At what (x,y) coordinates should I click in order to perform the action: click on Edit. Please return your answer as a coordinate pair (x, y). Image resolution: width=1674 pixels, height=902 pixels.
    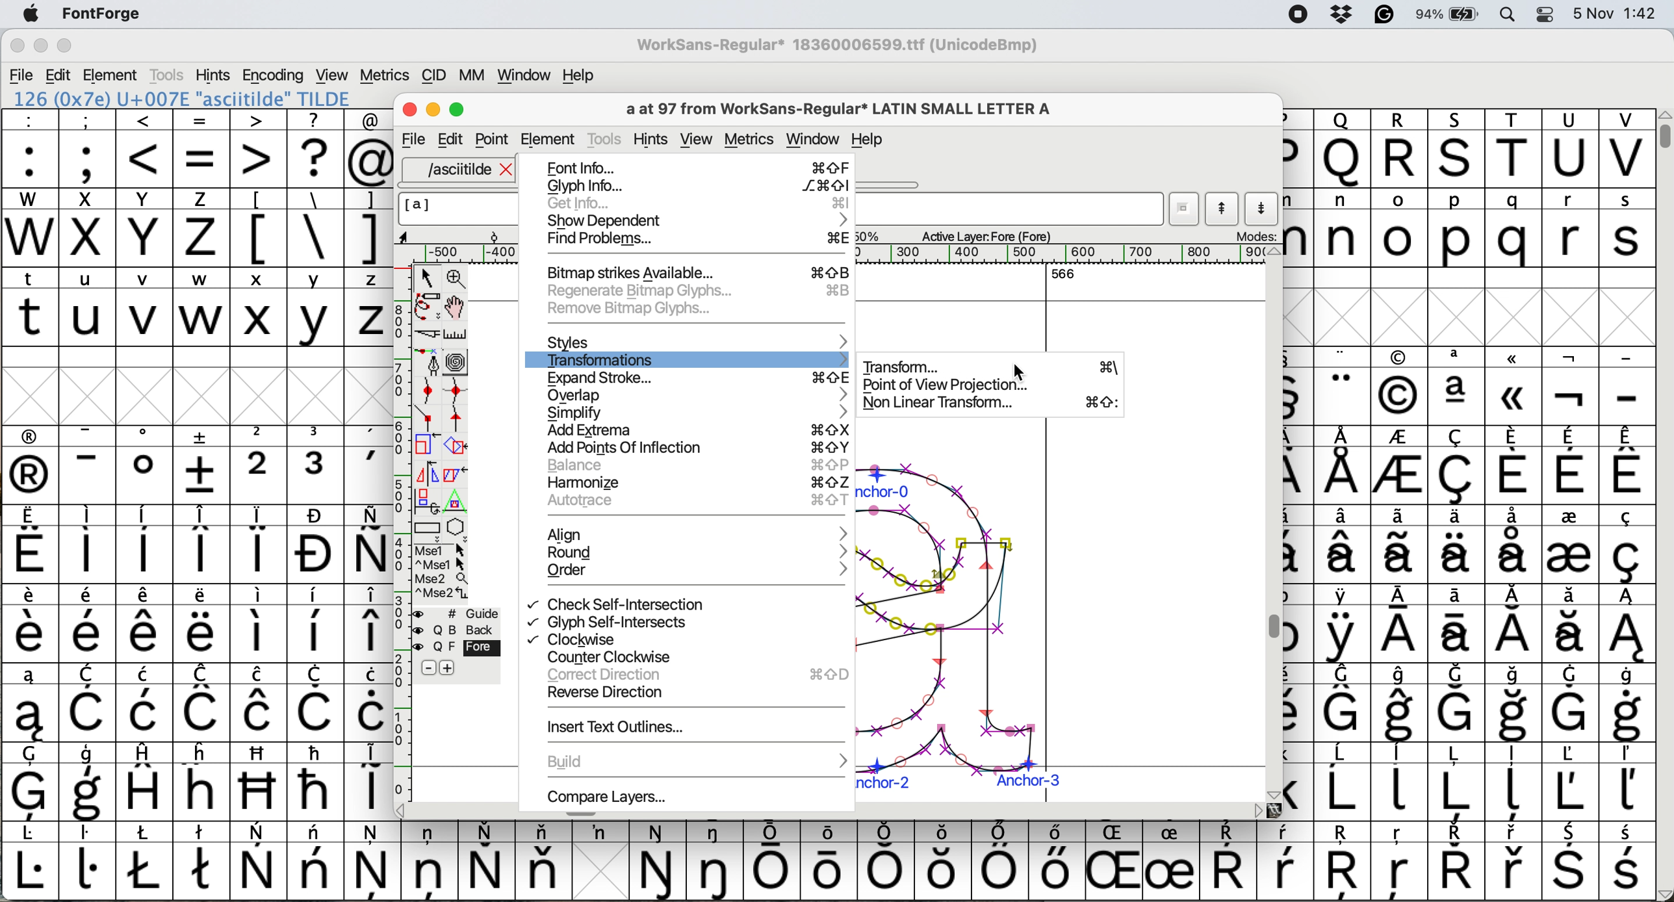
    Looking at the image, I should click on (450, 139).